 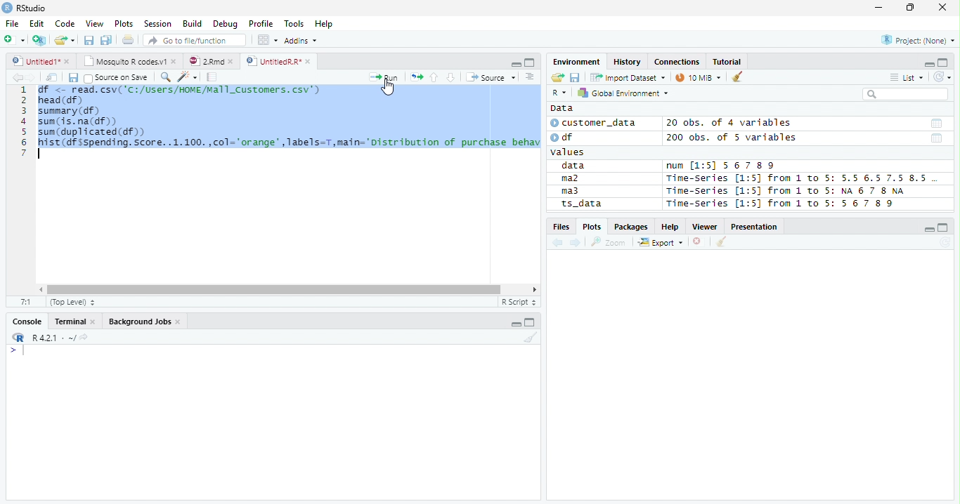 What do you see at coordinates (699, 242) in the screenshot?
I see `Delete` at bounding box center [699, 242].